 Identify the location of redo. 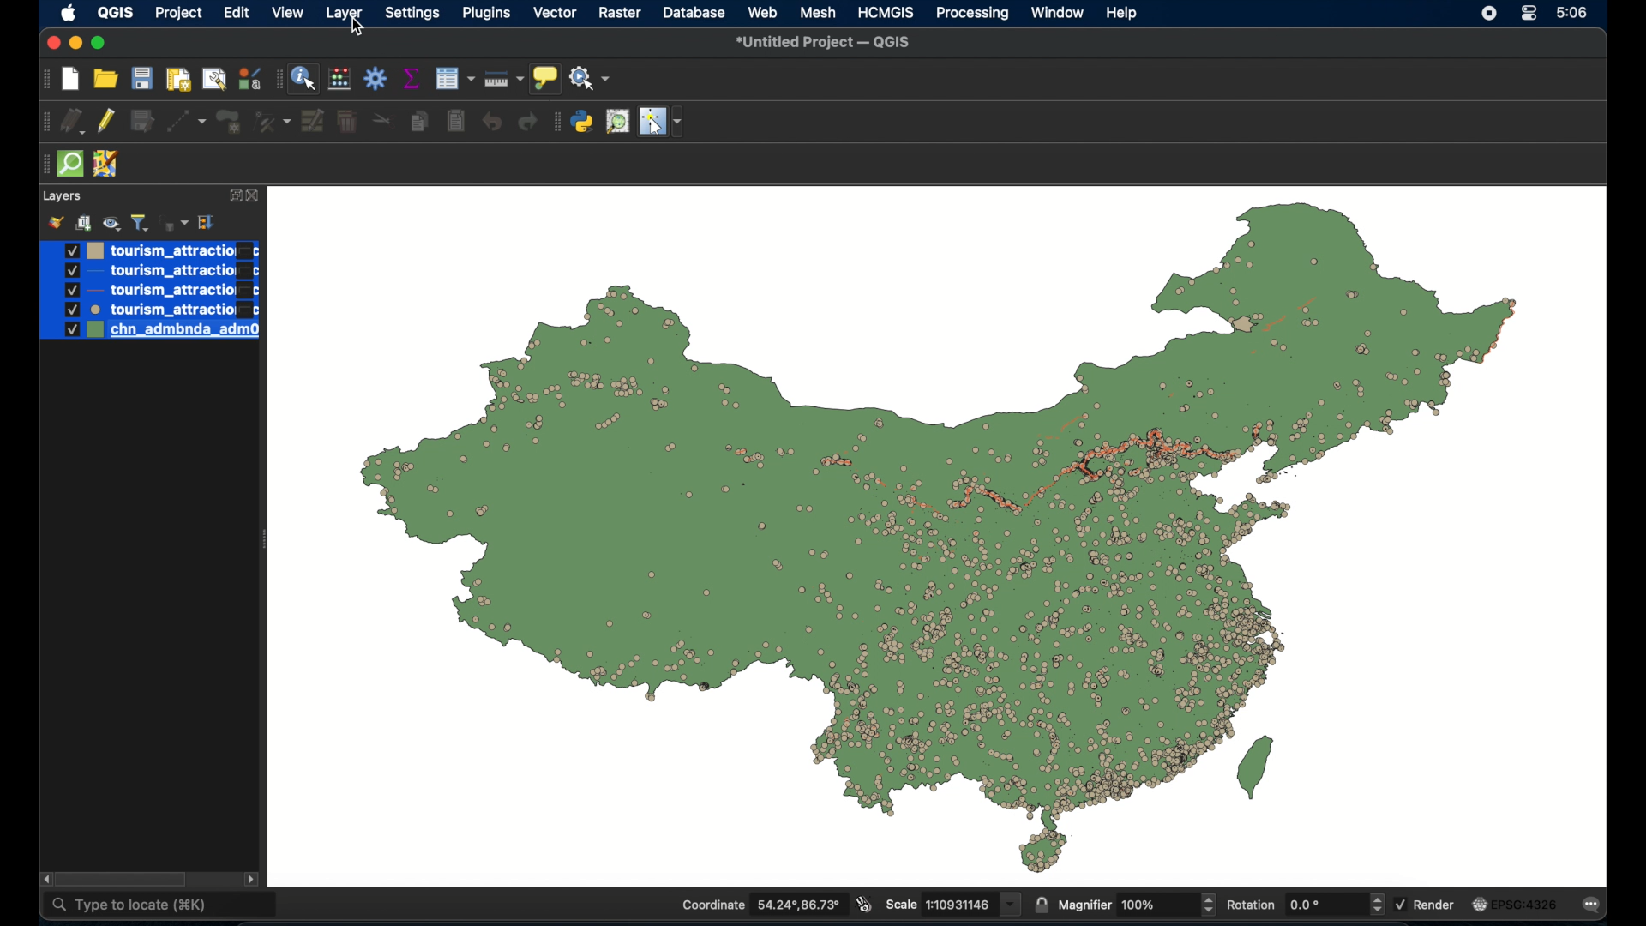
(526, 122).